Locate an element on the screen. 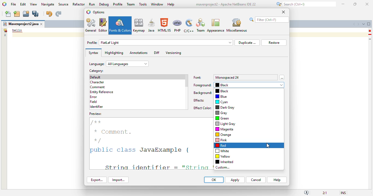 This screenshot has width=373, height=196. entity reference is located at coordinates (102, 92).